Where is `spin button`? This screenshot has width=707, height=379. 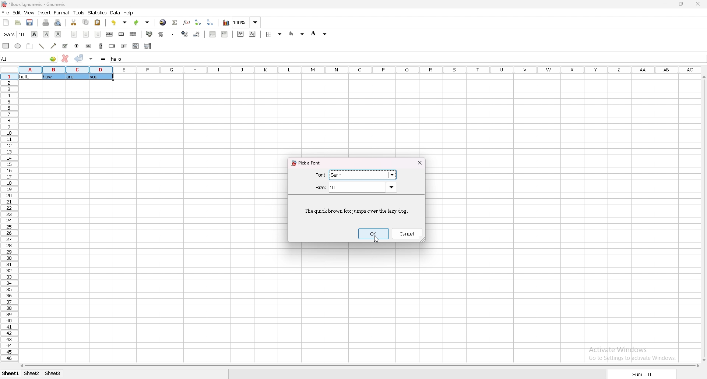 spin button is located at coordinates (112, 46).